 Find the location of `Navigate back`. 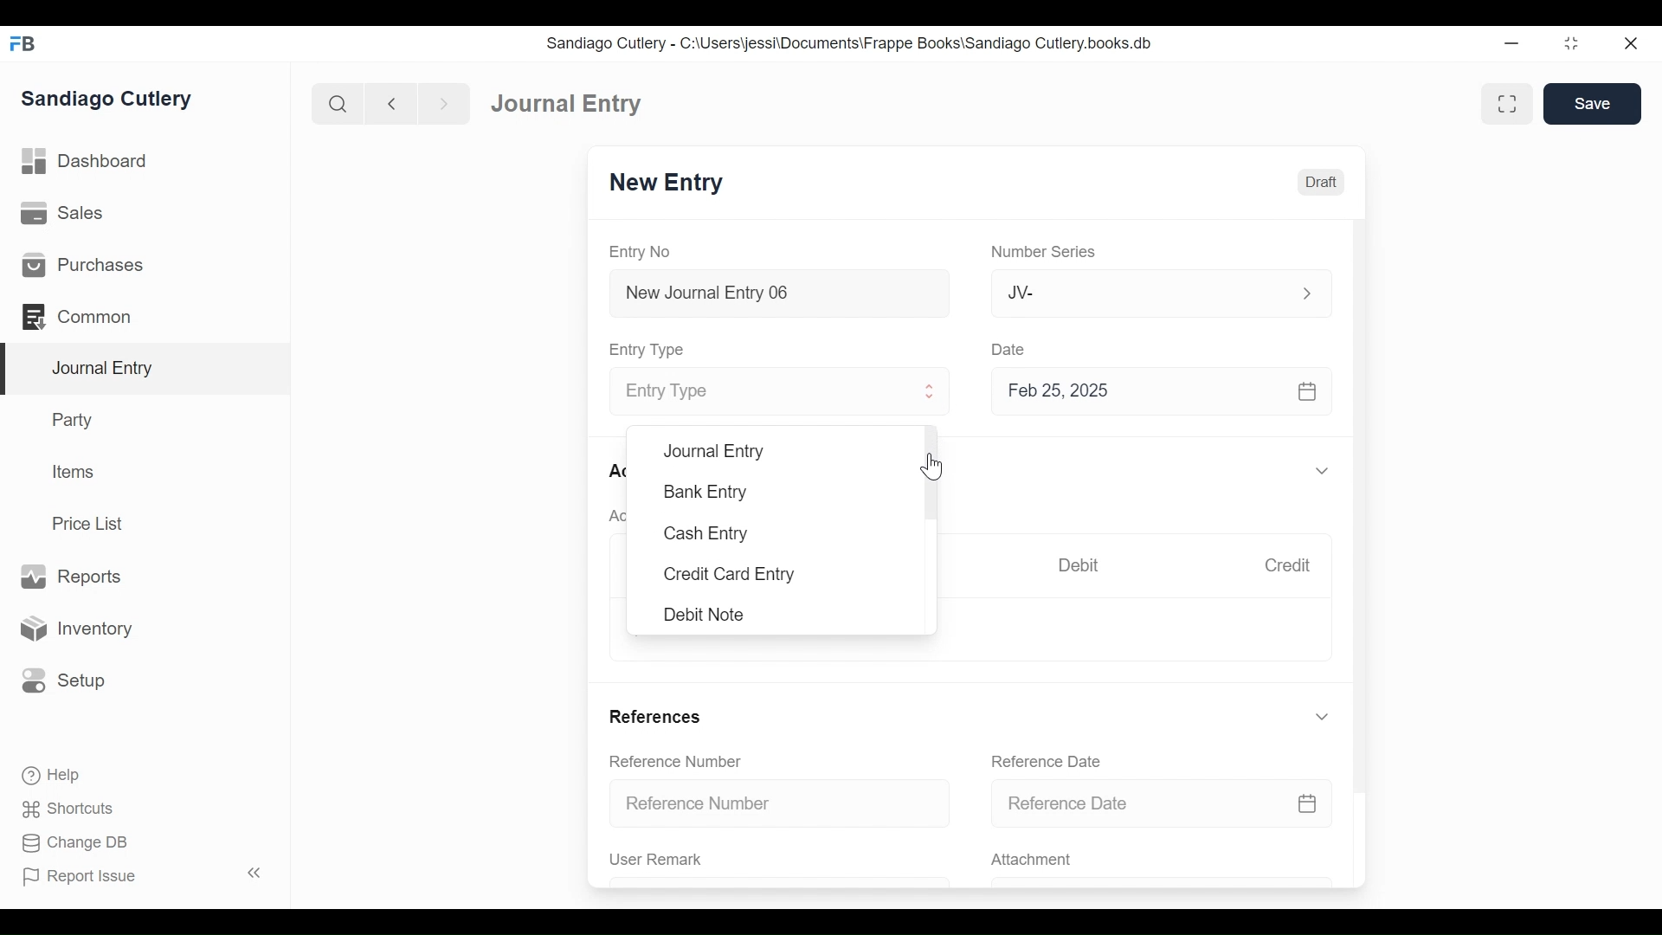

Navigate back is located at coordinates (391, 106).